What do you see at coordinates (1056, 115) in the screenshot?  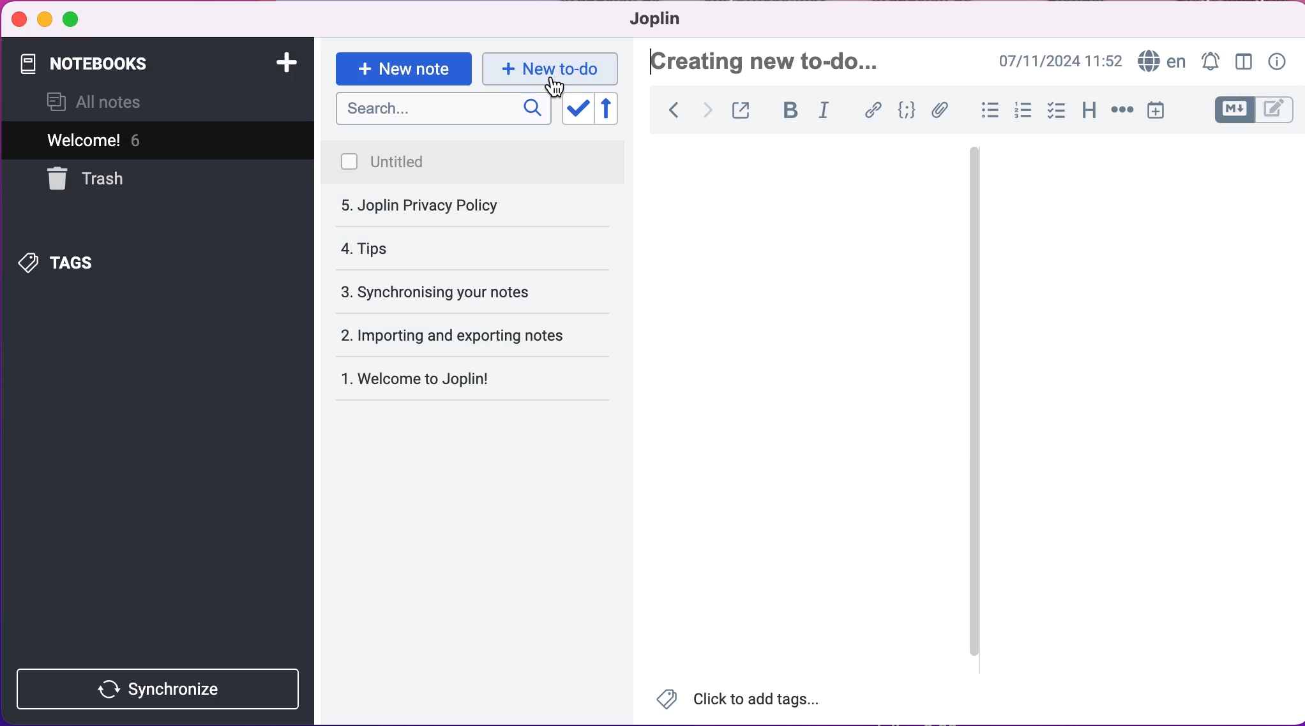 I see `check box` at bounding box center [1056, 115].